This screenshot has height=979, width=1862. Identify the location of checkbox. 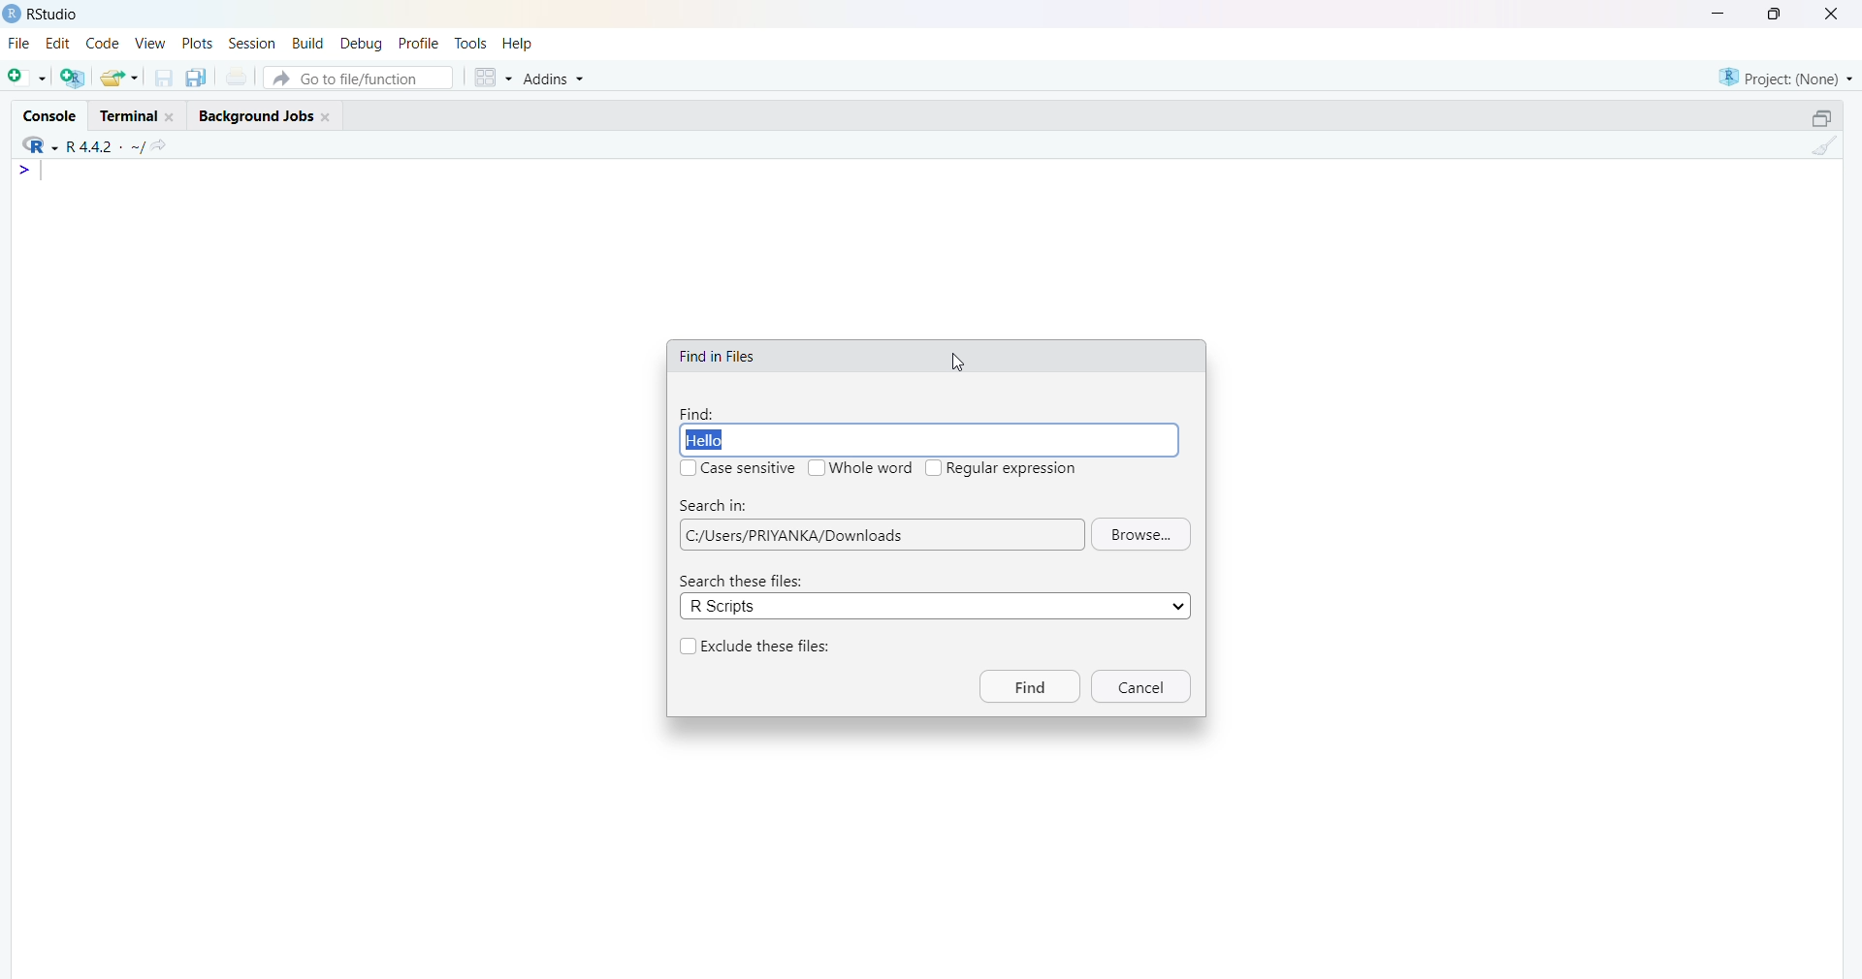
(689, 468).